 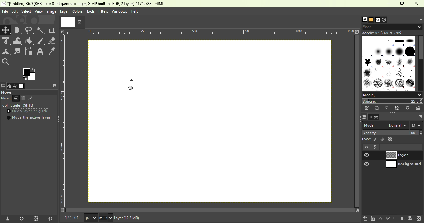 I want to click on Wrap transform, so click(x=17, y=41).